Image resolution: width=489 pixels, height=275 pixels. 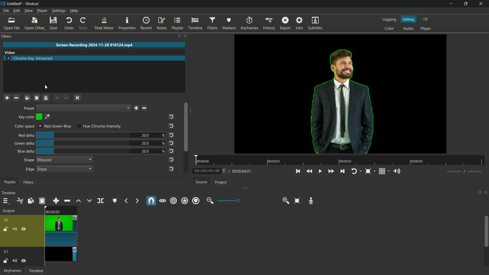 I want to click on lock, so click(x=5, y=261).